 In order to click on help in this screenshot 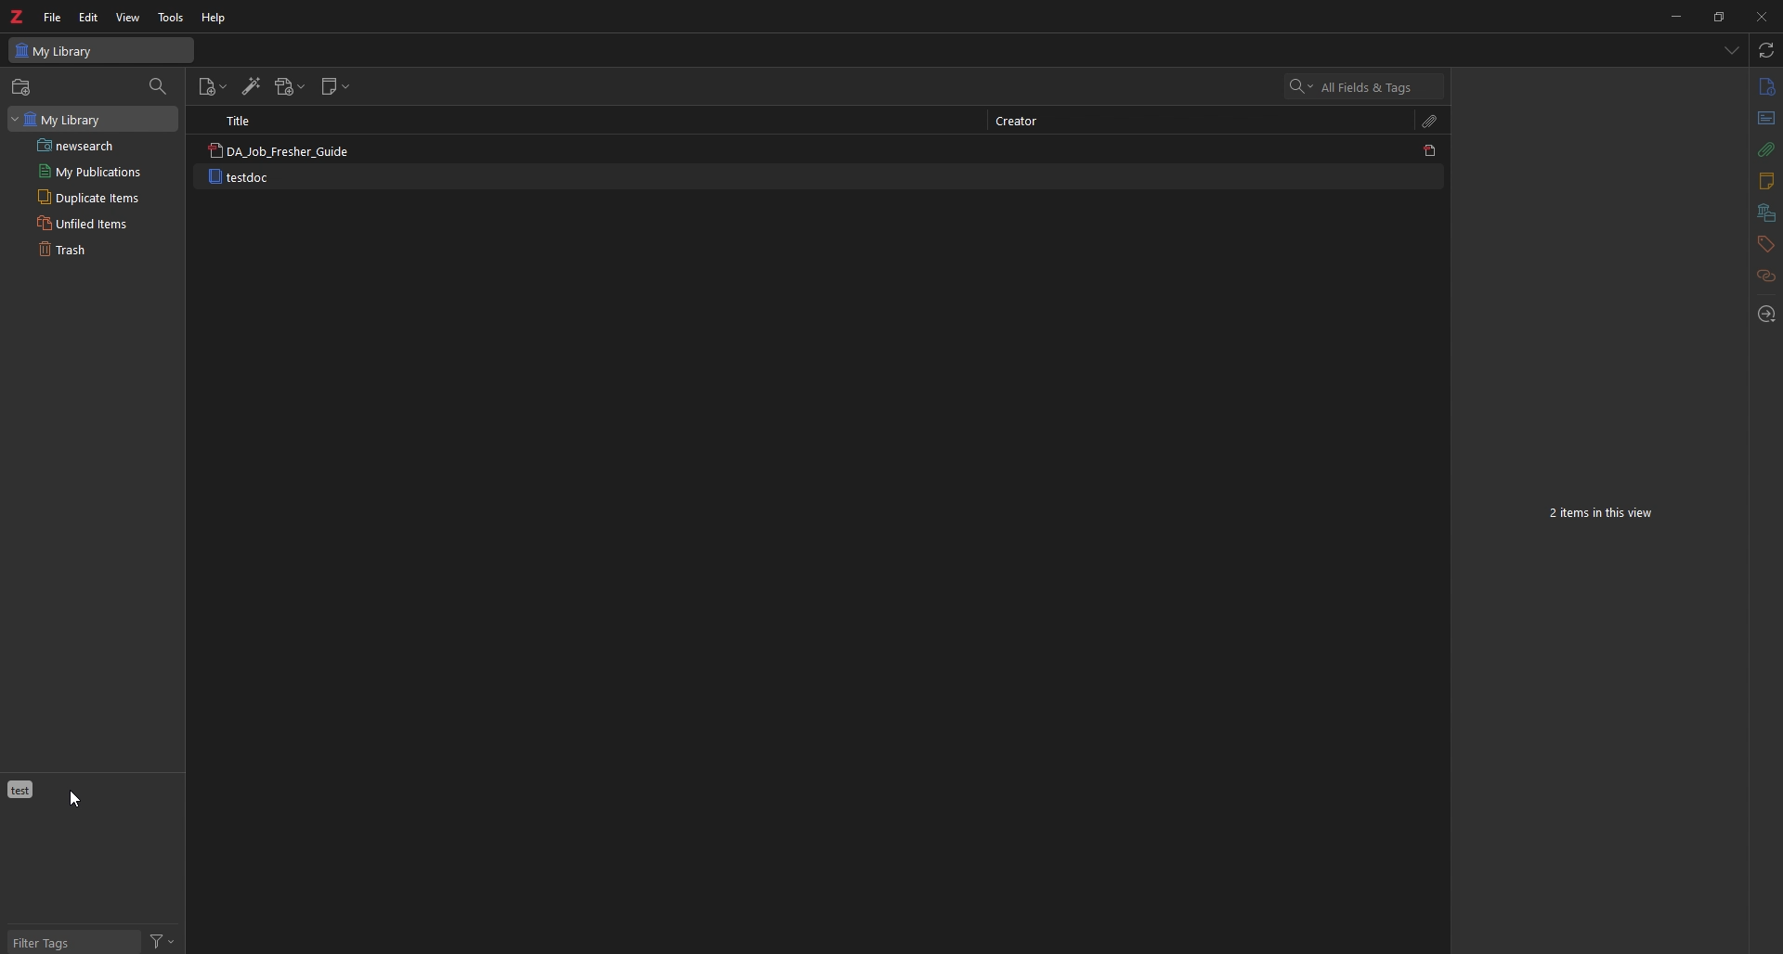, I will do `click(215, 18)`.